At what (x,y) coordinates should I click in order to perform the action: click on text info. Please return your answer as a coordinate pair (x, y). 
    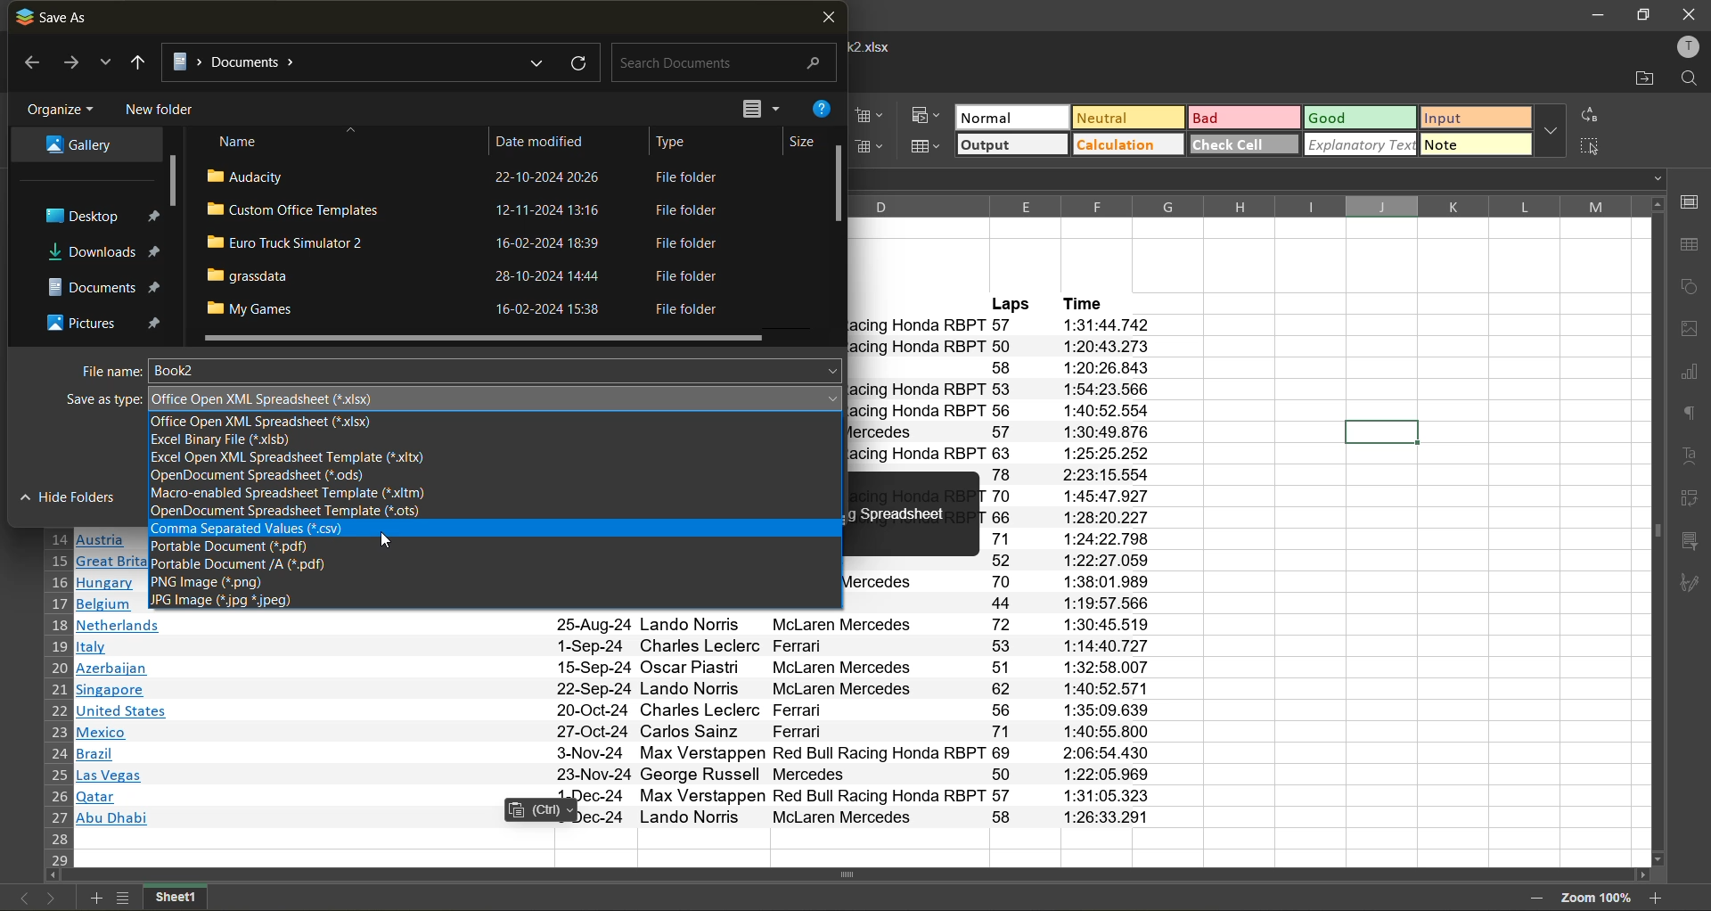
    Looking at the image, I should click on (617, 669).